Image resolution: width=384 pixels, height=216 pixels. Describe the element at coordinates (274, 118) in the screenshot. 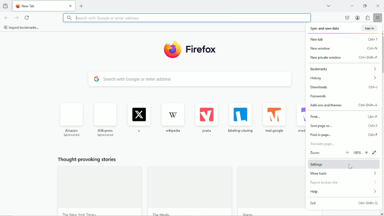

I see `mail.google` at that location.